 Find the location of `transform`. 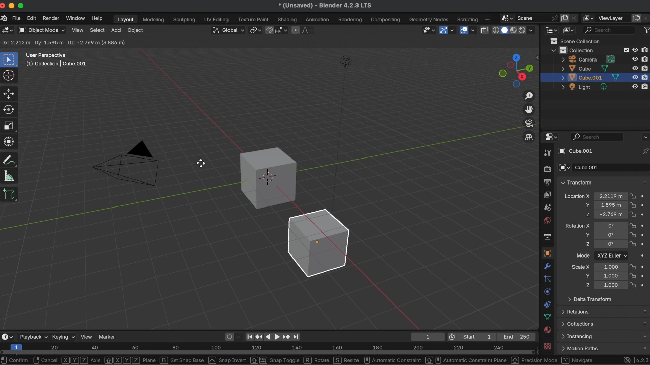

transform is located at coordinates (10, 160).